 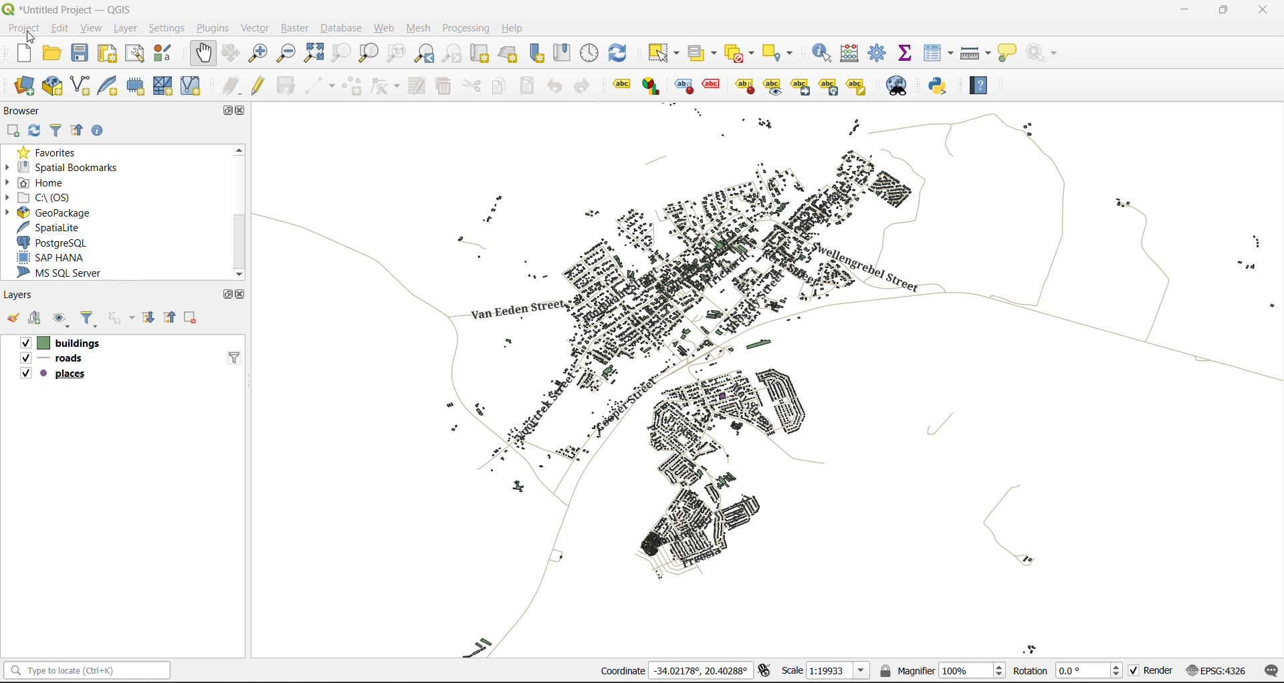 What do you see at coordinates (165, 53) in the screenshot?
I see `style manager` at bounding box center [165, 53].